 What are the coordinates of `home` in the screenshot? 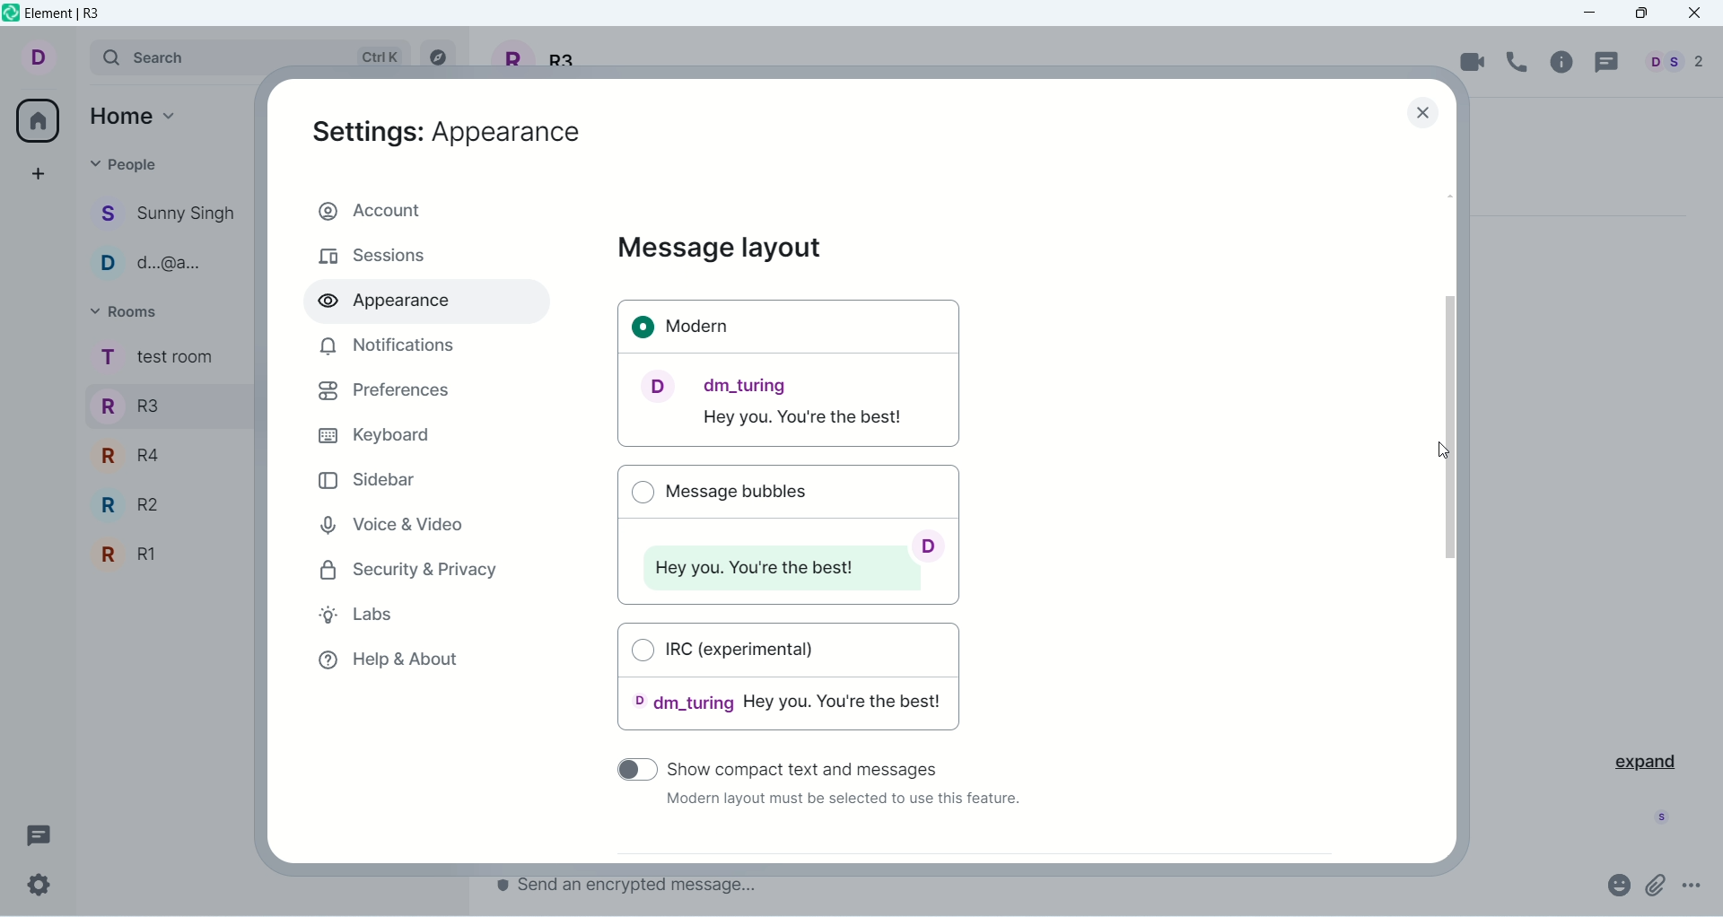 It's located at (138, 114).